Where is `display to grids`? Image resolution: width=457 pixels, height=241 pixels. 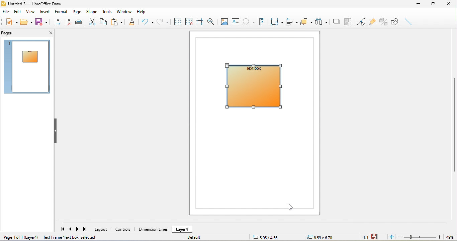 display to grids is located at coordinates (178, 21).